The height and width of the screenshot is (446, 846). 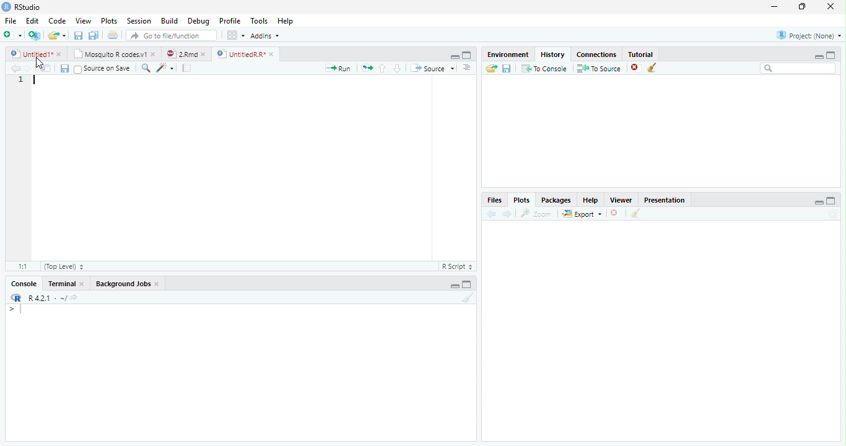 What do you see at coordinates (83, 20) in the screenshot?
I see `View` at bounding box center [83, 20].